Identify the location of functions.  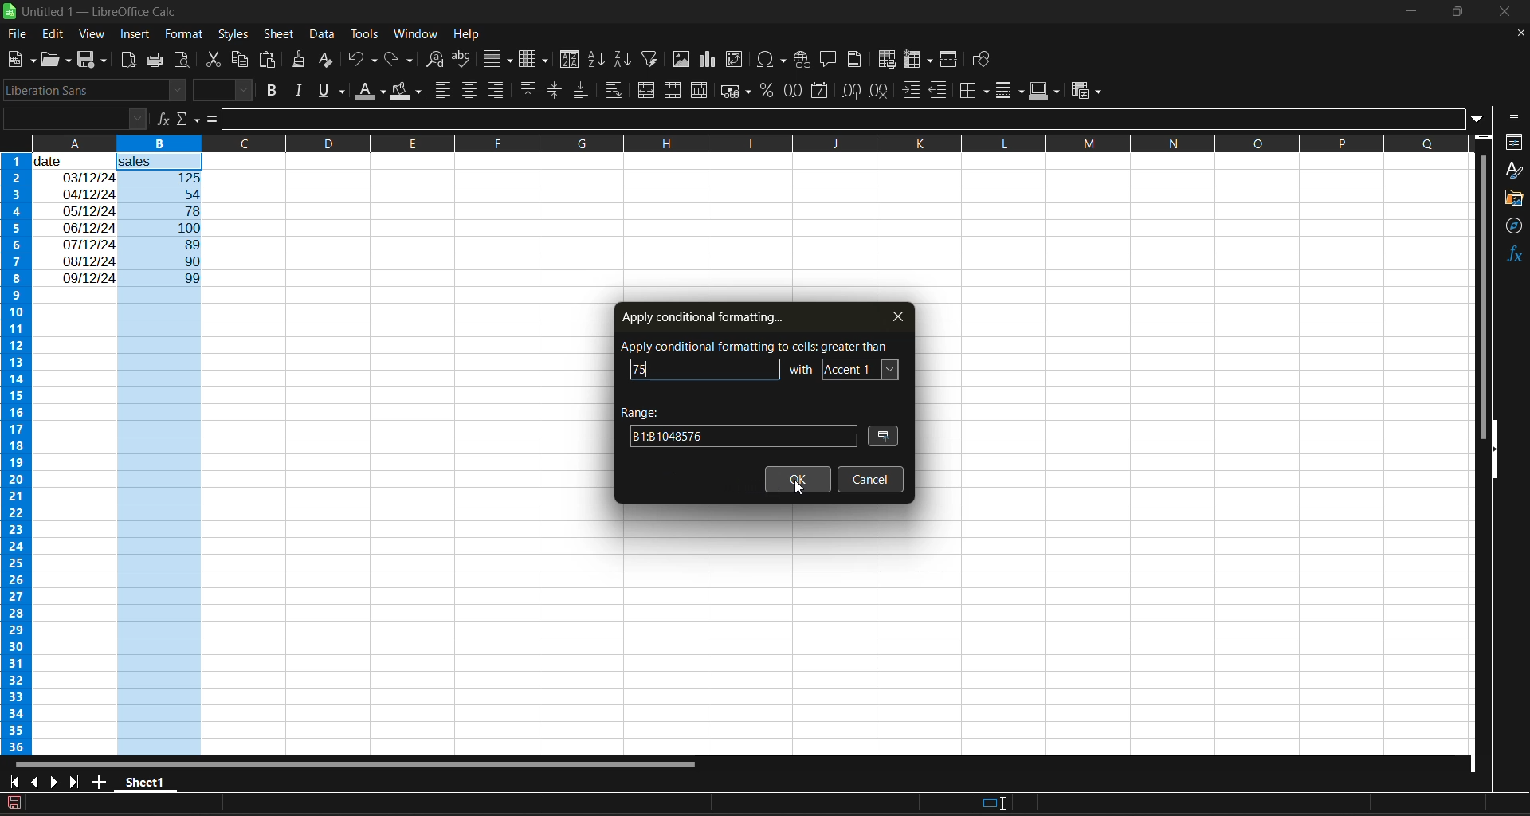
(1511, 257).